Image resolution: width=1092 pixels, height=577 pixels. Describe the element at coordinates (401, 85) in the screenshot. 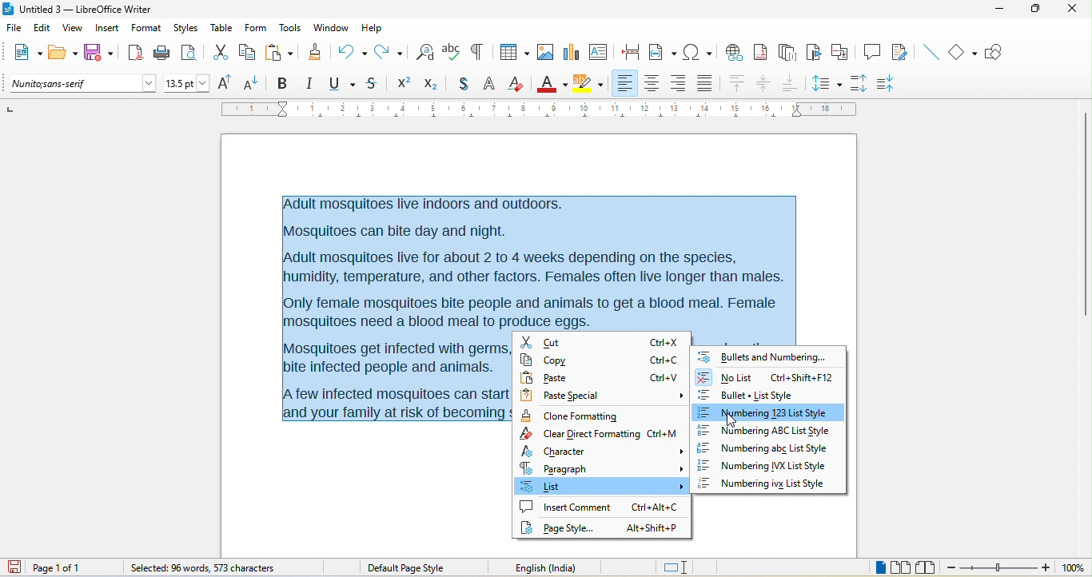

I see `Superscript` at that location.